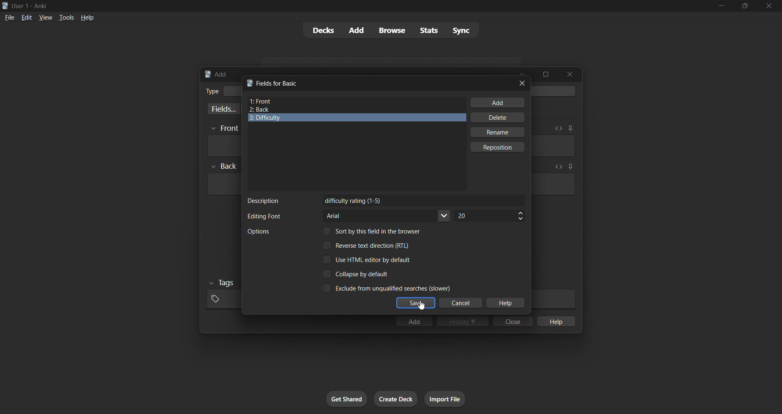  I want to click on tools, so click(66, 17).